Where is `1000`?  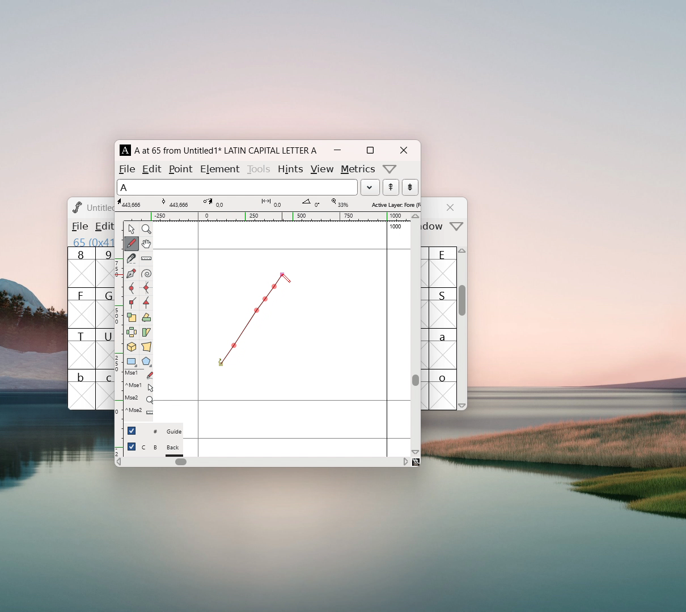
1000 is located at coordinates (397, 227).